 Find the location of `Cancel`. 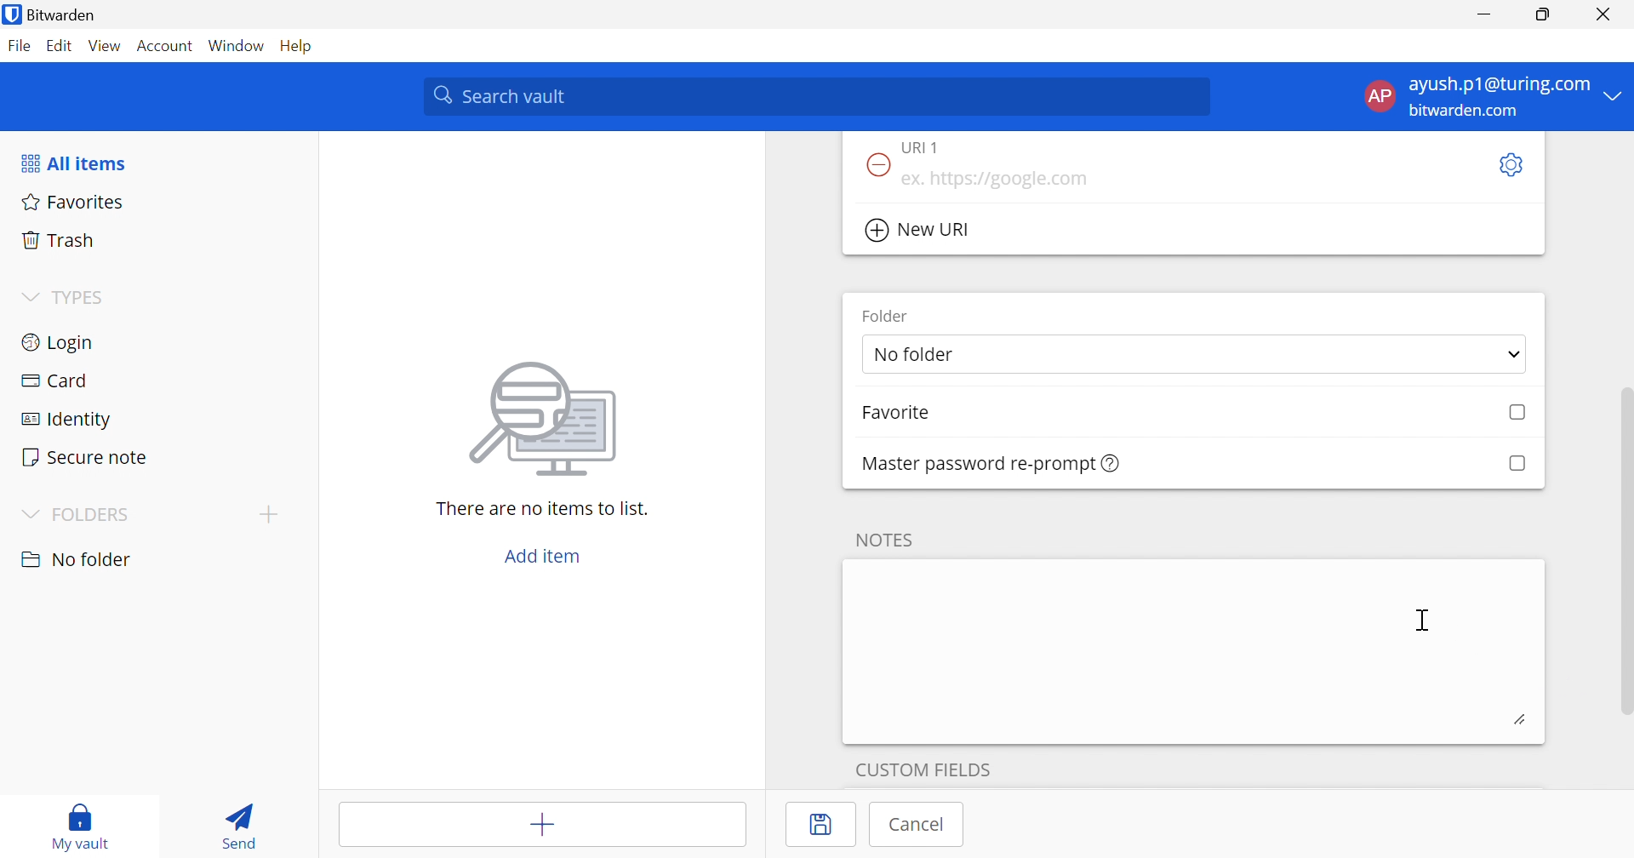

Cancel is located at coordinates (918, 824).